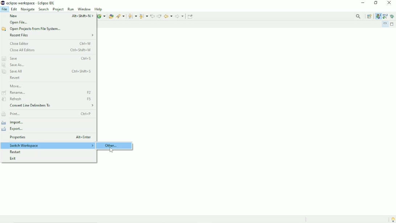  What do you see at coordinates (375, 3) in the screenshot?
I see `Restore down` at bounding box center [375, 3].